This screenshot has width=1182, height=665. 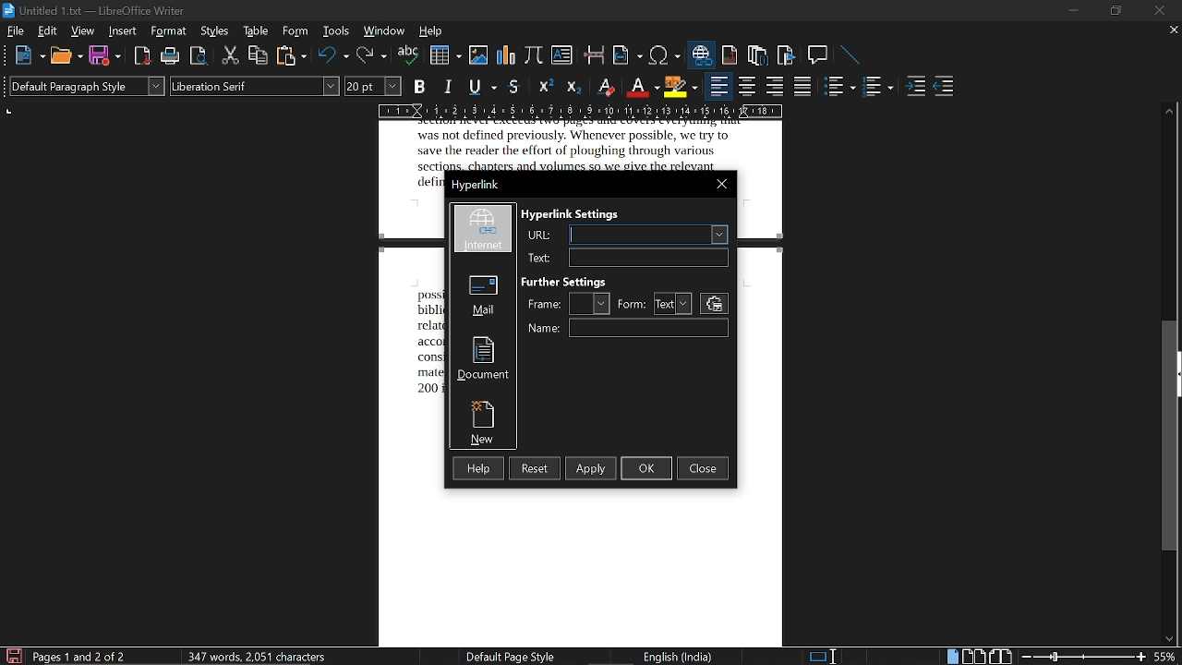 What do you see at coordinates (384, 30) in the screenshot?
I see `window` at bounding box center [384, 30].